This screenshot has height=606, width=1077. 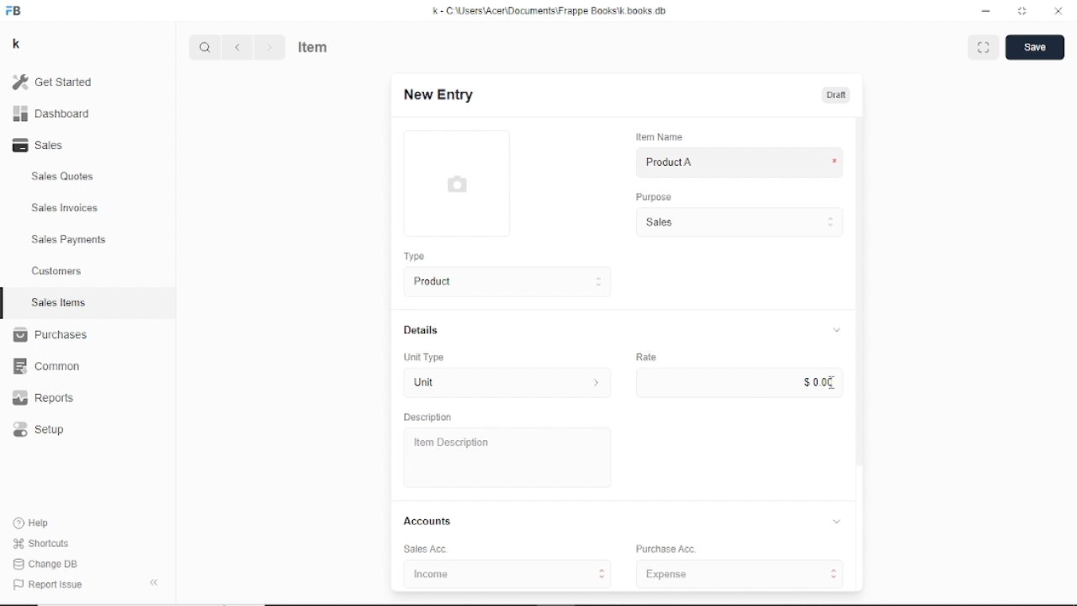 I want to click on FB, so click(x=15, y=12).